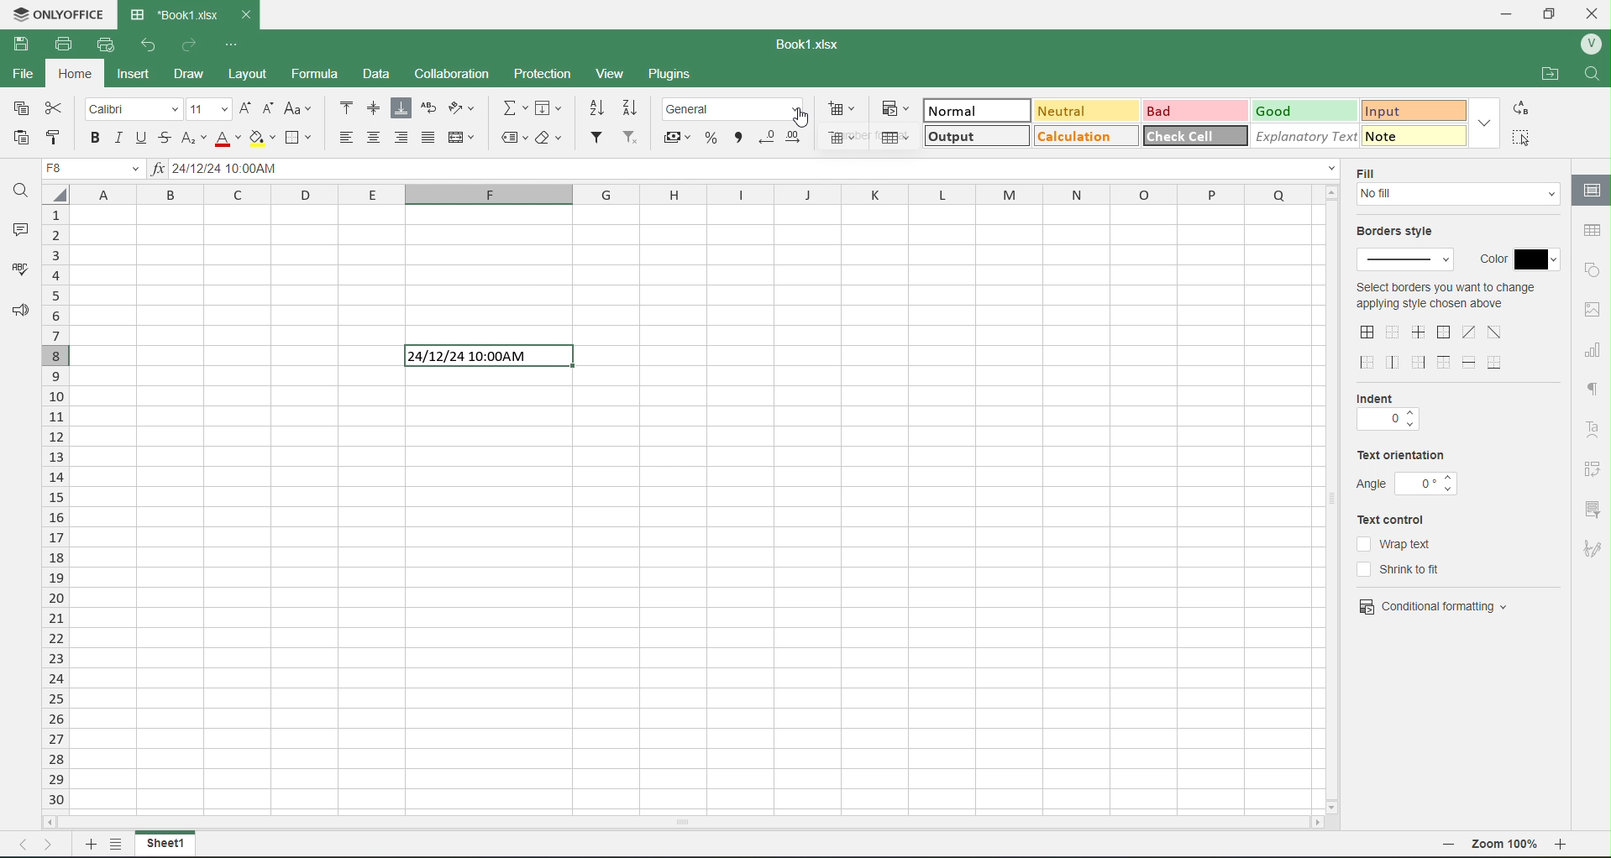 The width and height of the screenshot is (1611, 858). Describe the element at coordinates (1183, 137) in the screenshot. I see `Check Cell` at that location.